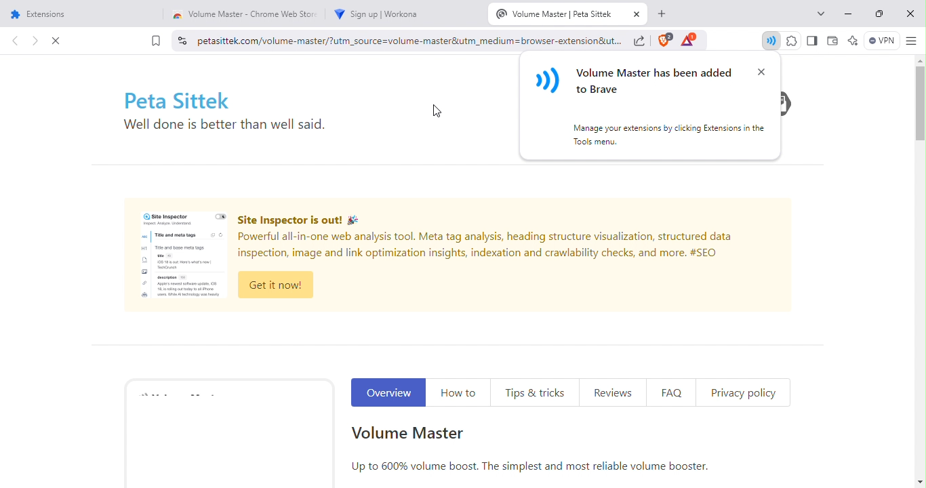  What do you see at coordinates (14, 41) in the screenshot?
I see `click to go back ` at bounding box center [14, 41].